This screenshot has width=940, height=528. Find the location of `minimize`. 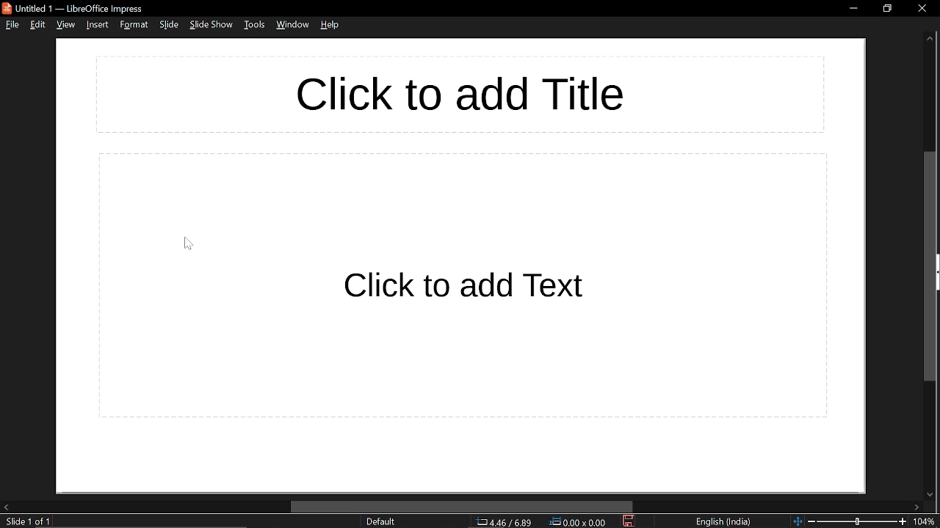

minimize is located at coordinates (850, 10).